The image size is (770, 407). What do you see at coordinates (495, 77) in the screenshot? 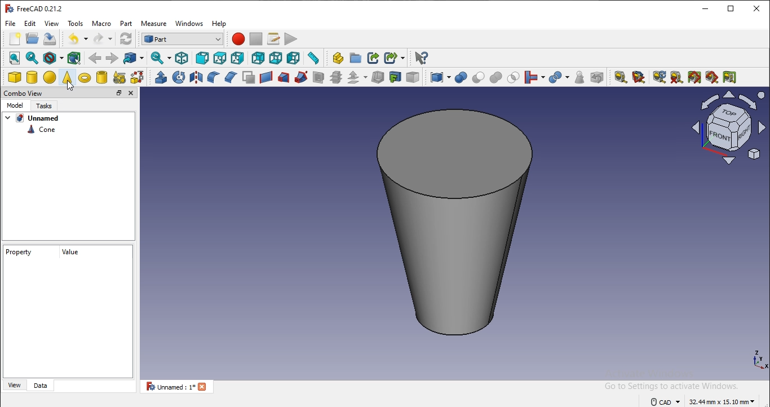
I see `union` at bounding box center [495, 77].